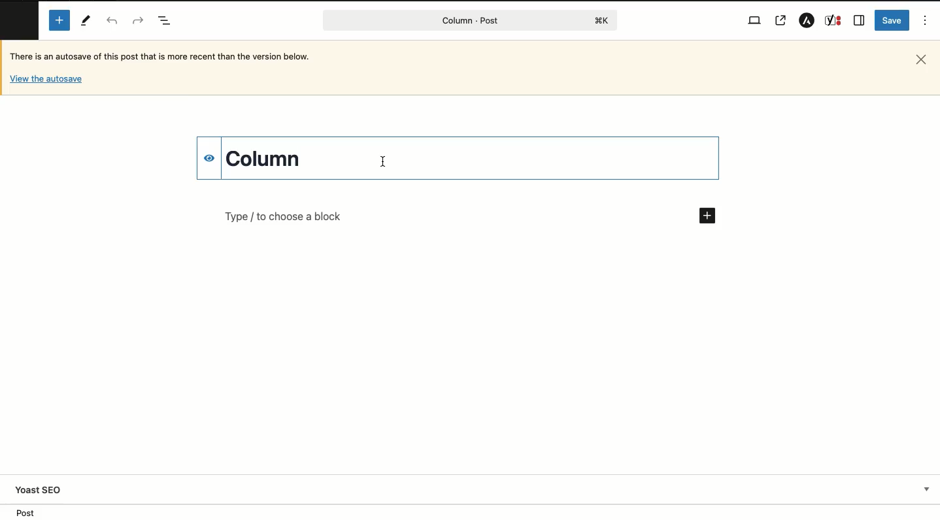  Describe the element at coordinates (892, 20) in the screenshot. I see `Save` at that location.